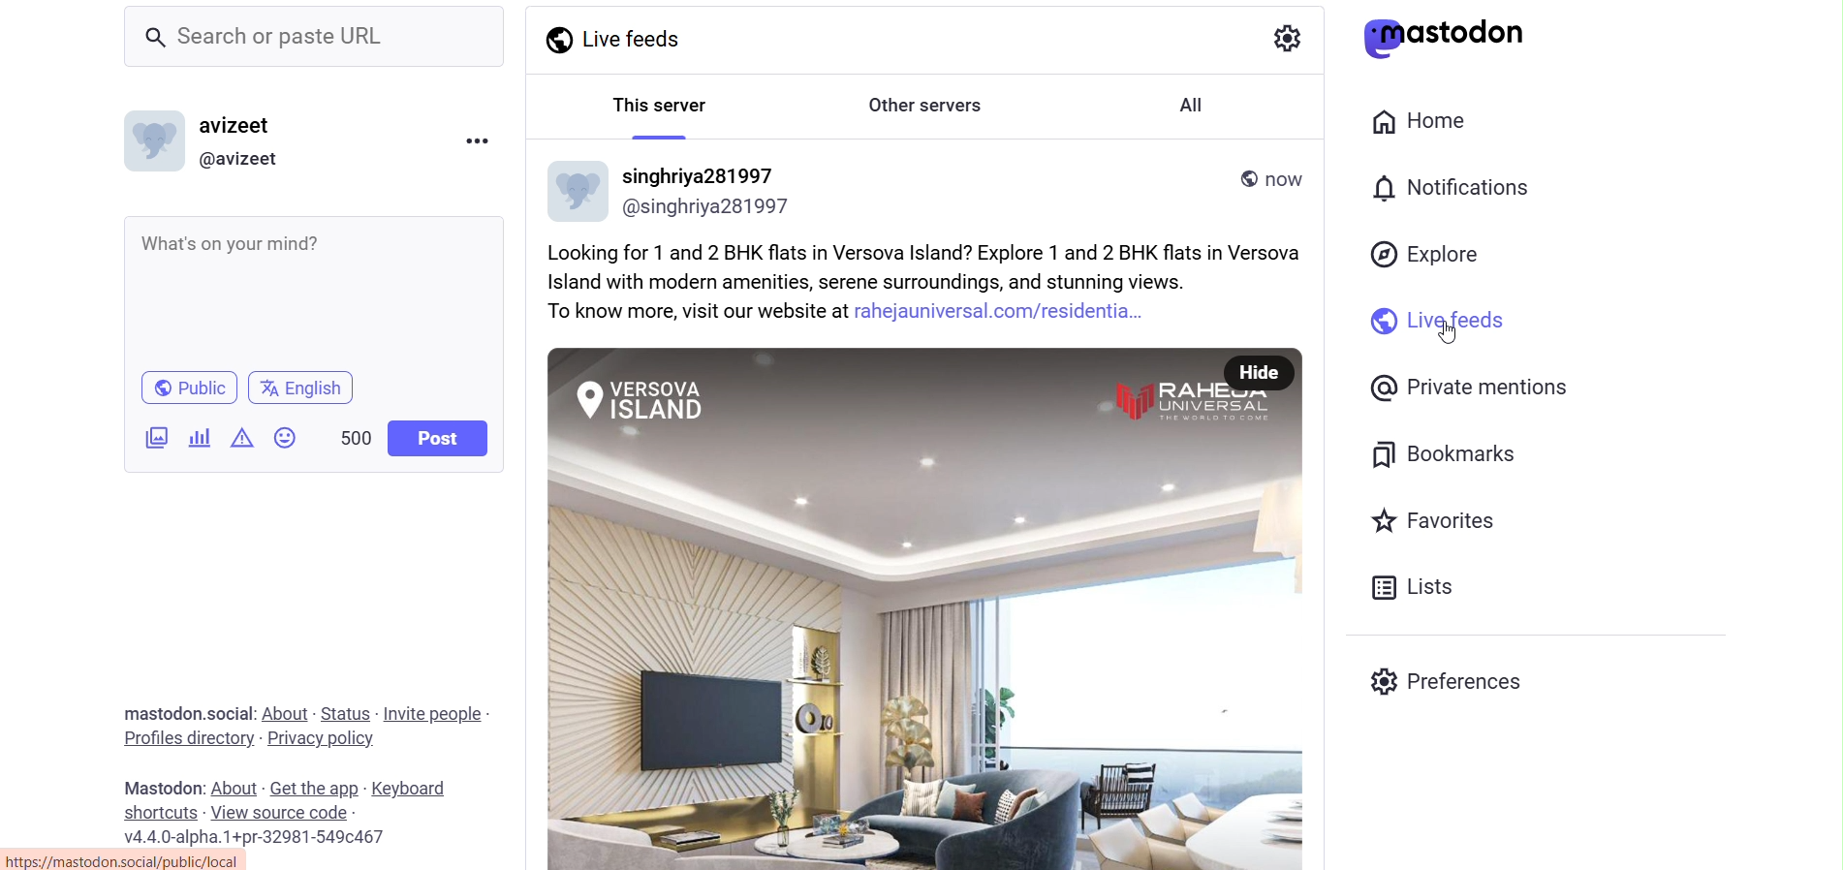  Describe the element at coordinates (1464, 389) in the screenshot. I see `private mention` at that location.